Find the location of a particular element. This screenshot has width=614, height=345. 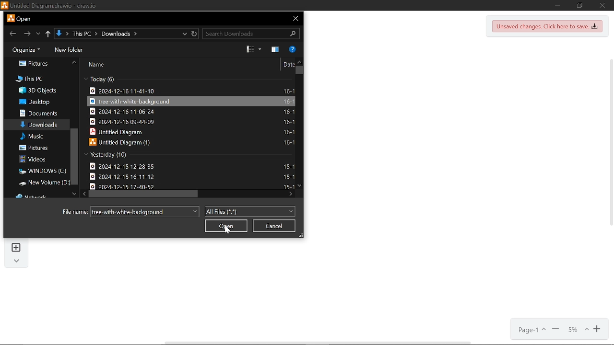

Move up in files is located at coordinates (299, 62).